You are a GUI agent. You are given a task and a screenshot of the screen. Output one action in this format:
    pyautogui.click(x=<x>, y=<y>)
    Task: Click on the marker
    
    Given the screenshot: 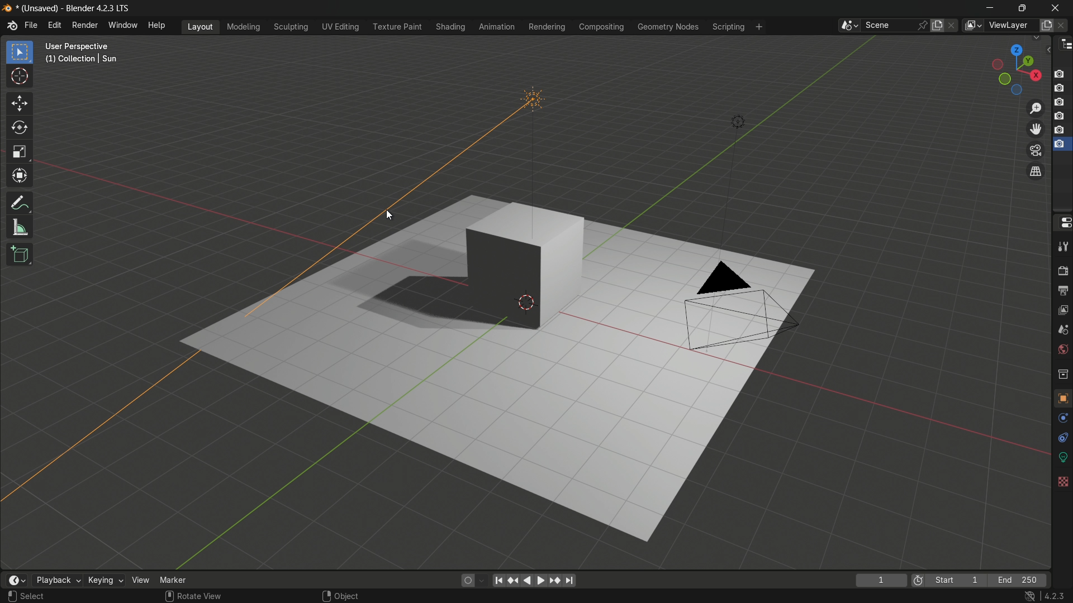 What is the action you would take?
    pyautogui.click(x=176, y=580)
    